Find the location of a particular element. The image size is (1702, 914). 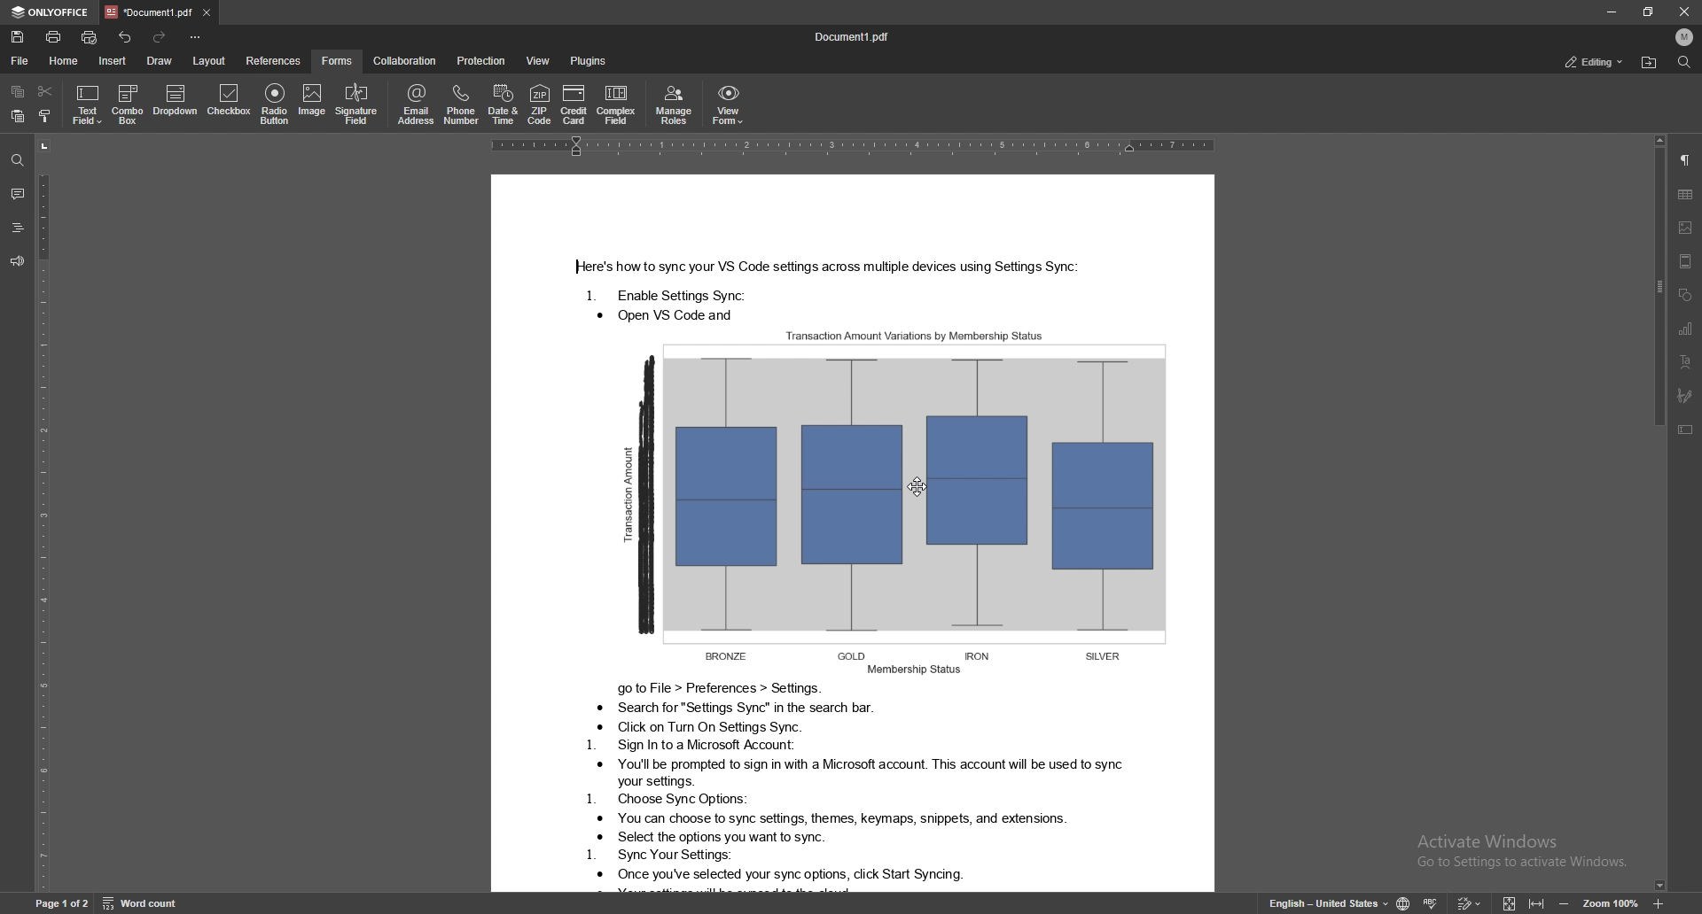

plugins is located at coordinates (590, 59).